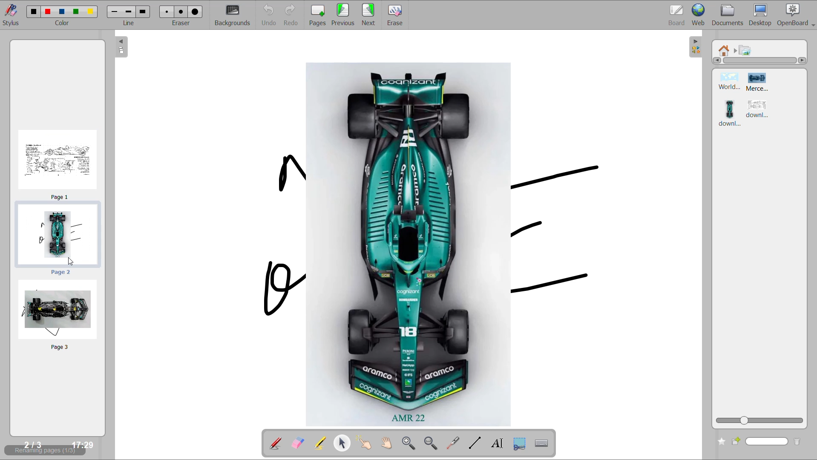  What do you see at coordinates (83, 446) in the screenshot?
I see `17:29` at bounding box center [83, 446].